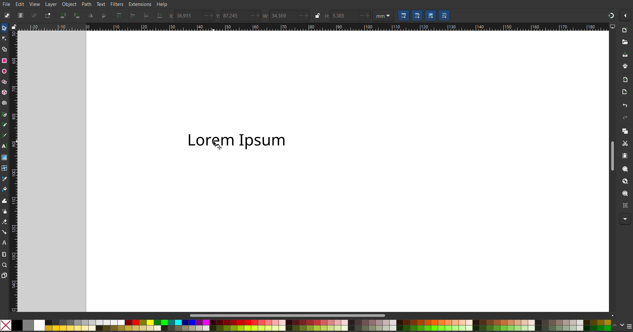  I want to click on Move to top, so click(120, 16).